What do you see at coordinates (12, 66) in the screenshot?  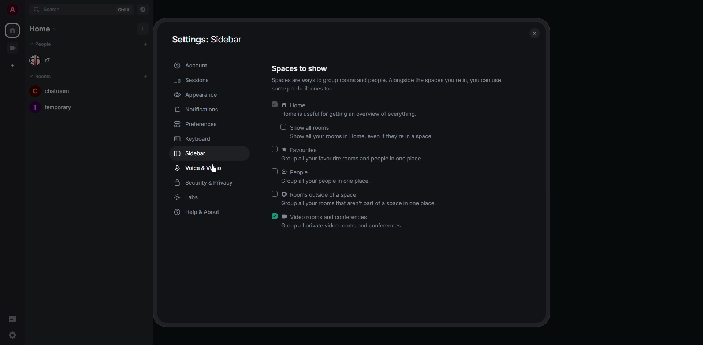 I see `create space` at bounding box center [12, 66].